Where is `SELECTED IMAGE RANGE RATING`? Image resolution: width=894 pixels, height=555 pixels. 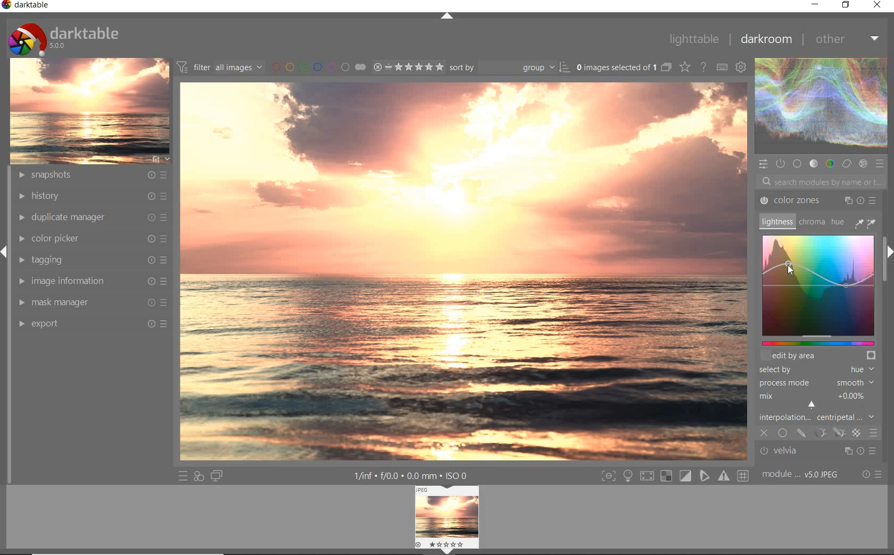
SELECTED IMAGE RANGE RATING is located at coordinates (409, 66).